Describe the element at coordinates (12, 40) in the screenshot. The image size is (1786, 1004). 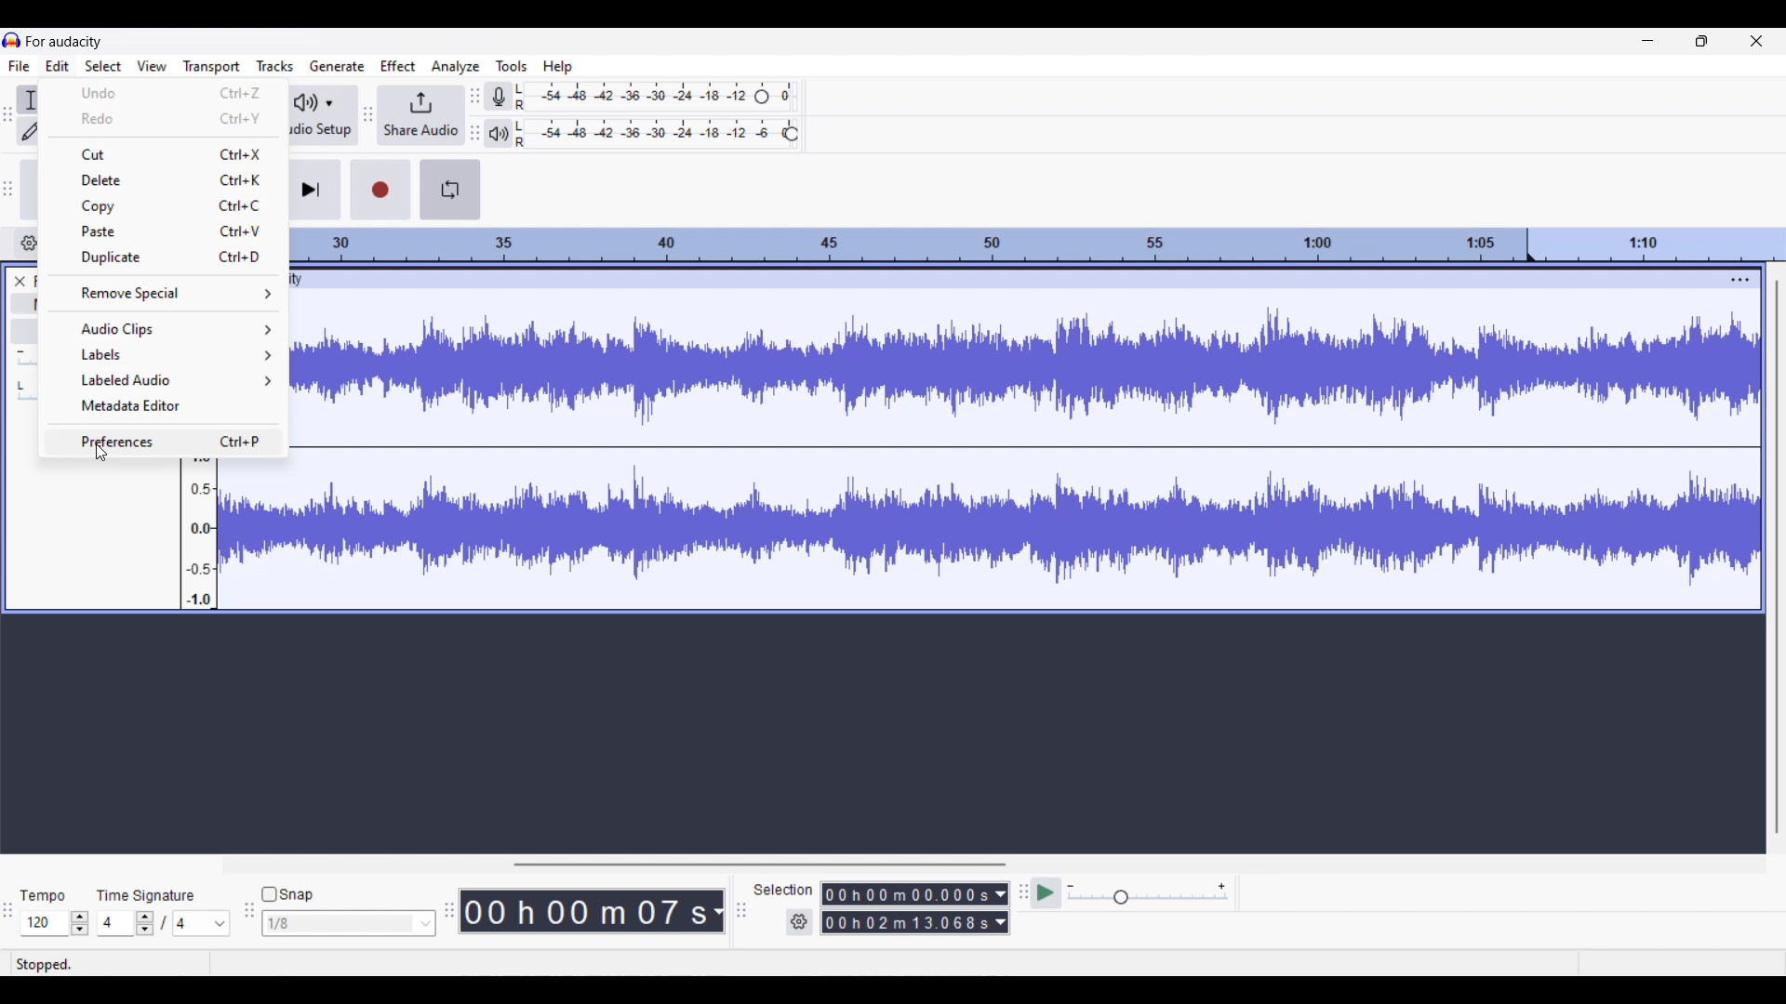
I see `Software logo` at that location.